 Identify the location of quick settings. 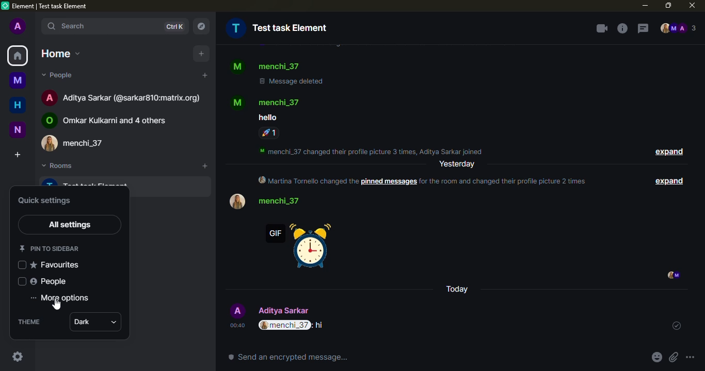
(18, 357).